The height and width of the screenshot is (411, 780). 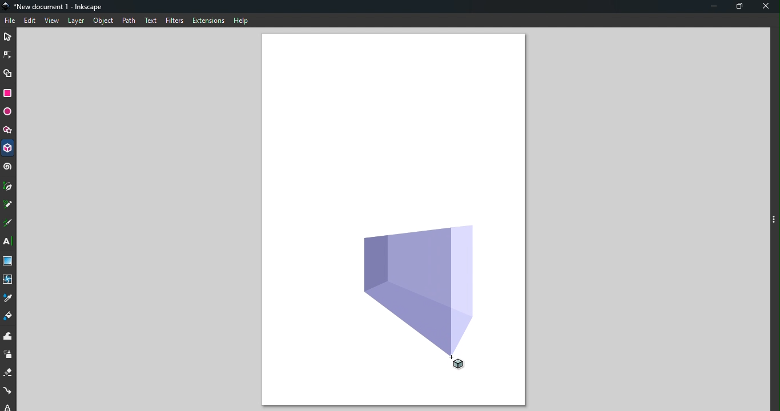 I want to click on Shape builder tool, so click(x=8, y=72).